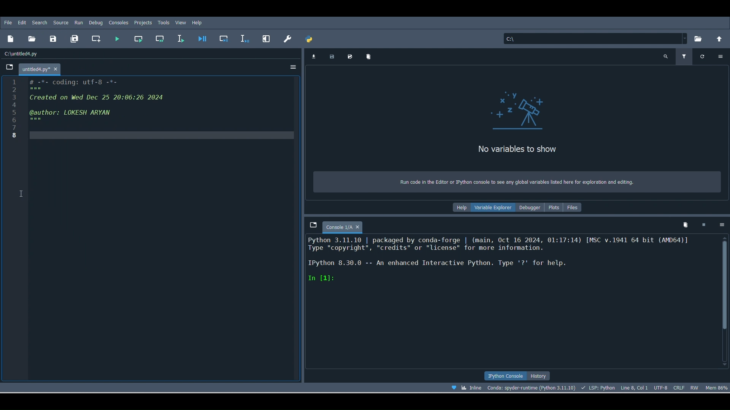 This screenshot has width=730, height=410. Describe the element at coordinates (198, 23) in the screenshot. I see `Help` at that location.